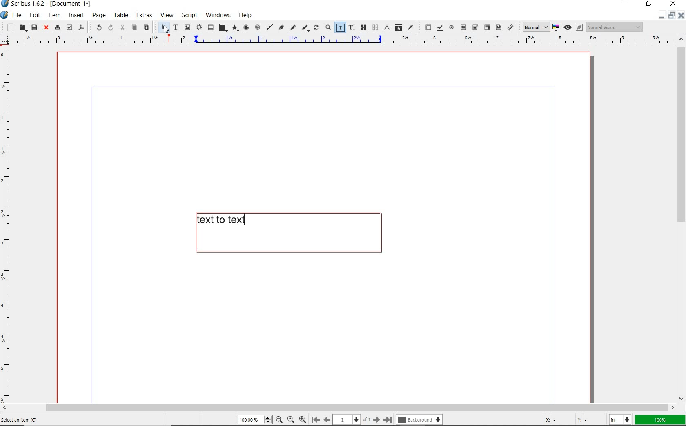 The height and width of the screenshot is (426, 686). I want to click on Last page, so click(386, 419).